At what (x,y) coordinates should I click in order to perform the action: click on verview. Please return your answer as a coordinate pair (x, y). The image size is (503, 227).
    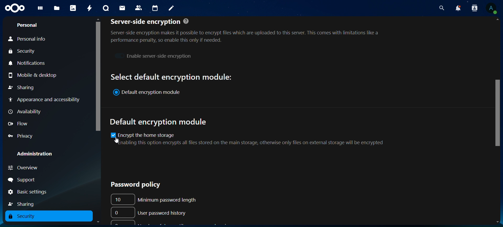
    Looking at the image, I should click on (25, 168).